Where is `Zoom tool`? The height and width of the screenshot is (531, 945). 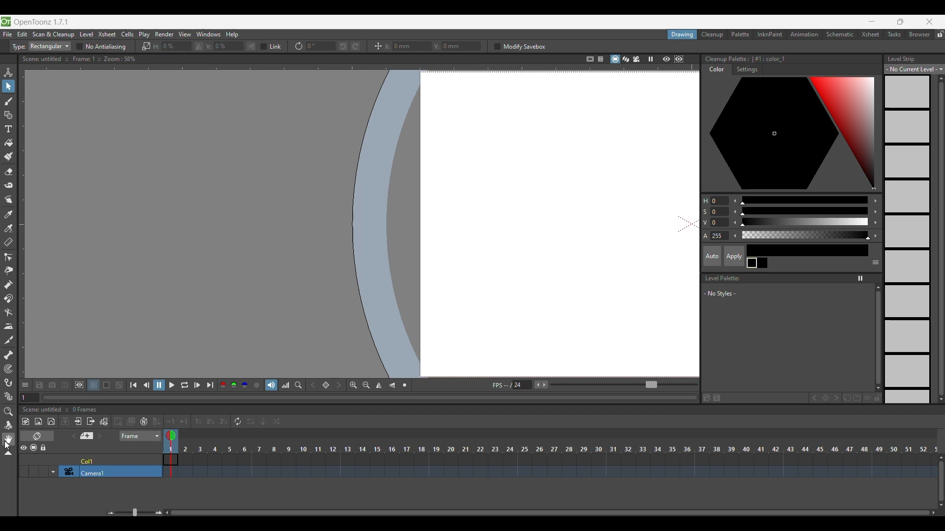 Zoom tool is located at coordinates (8, 412).